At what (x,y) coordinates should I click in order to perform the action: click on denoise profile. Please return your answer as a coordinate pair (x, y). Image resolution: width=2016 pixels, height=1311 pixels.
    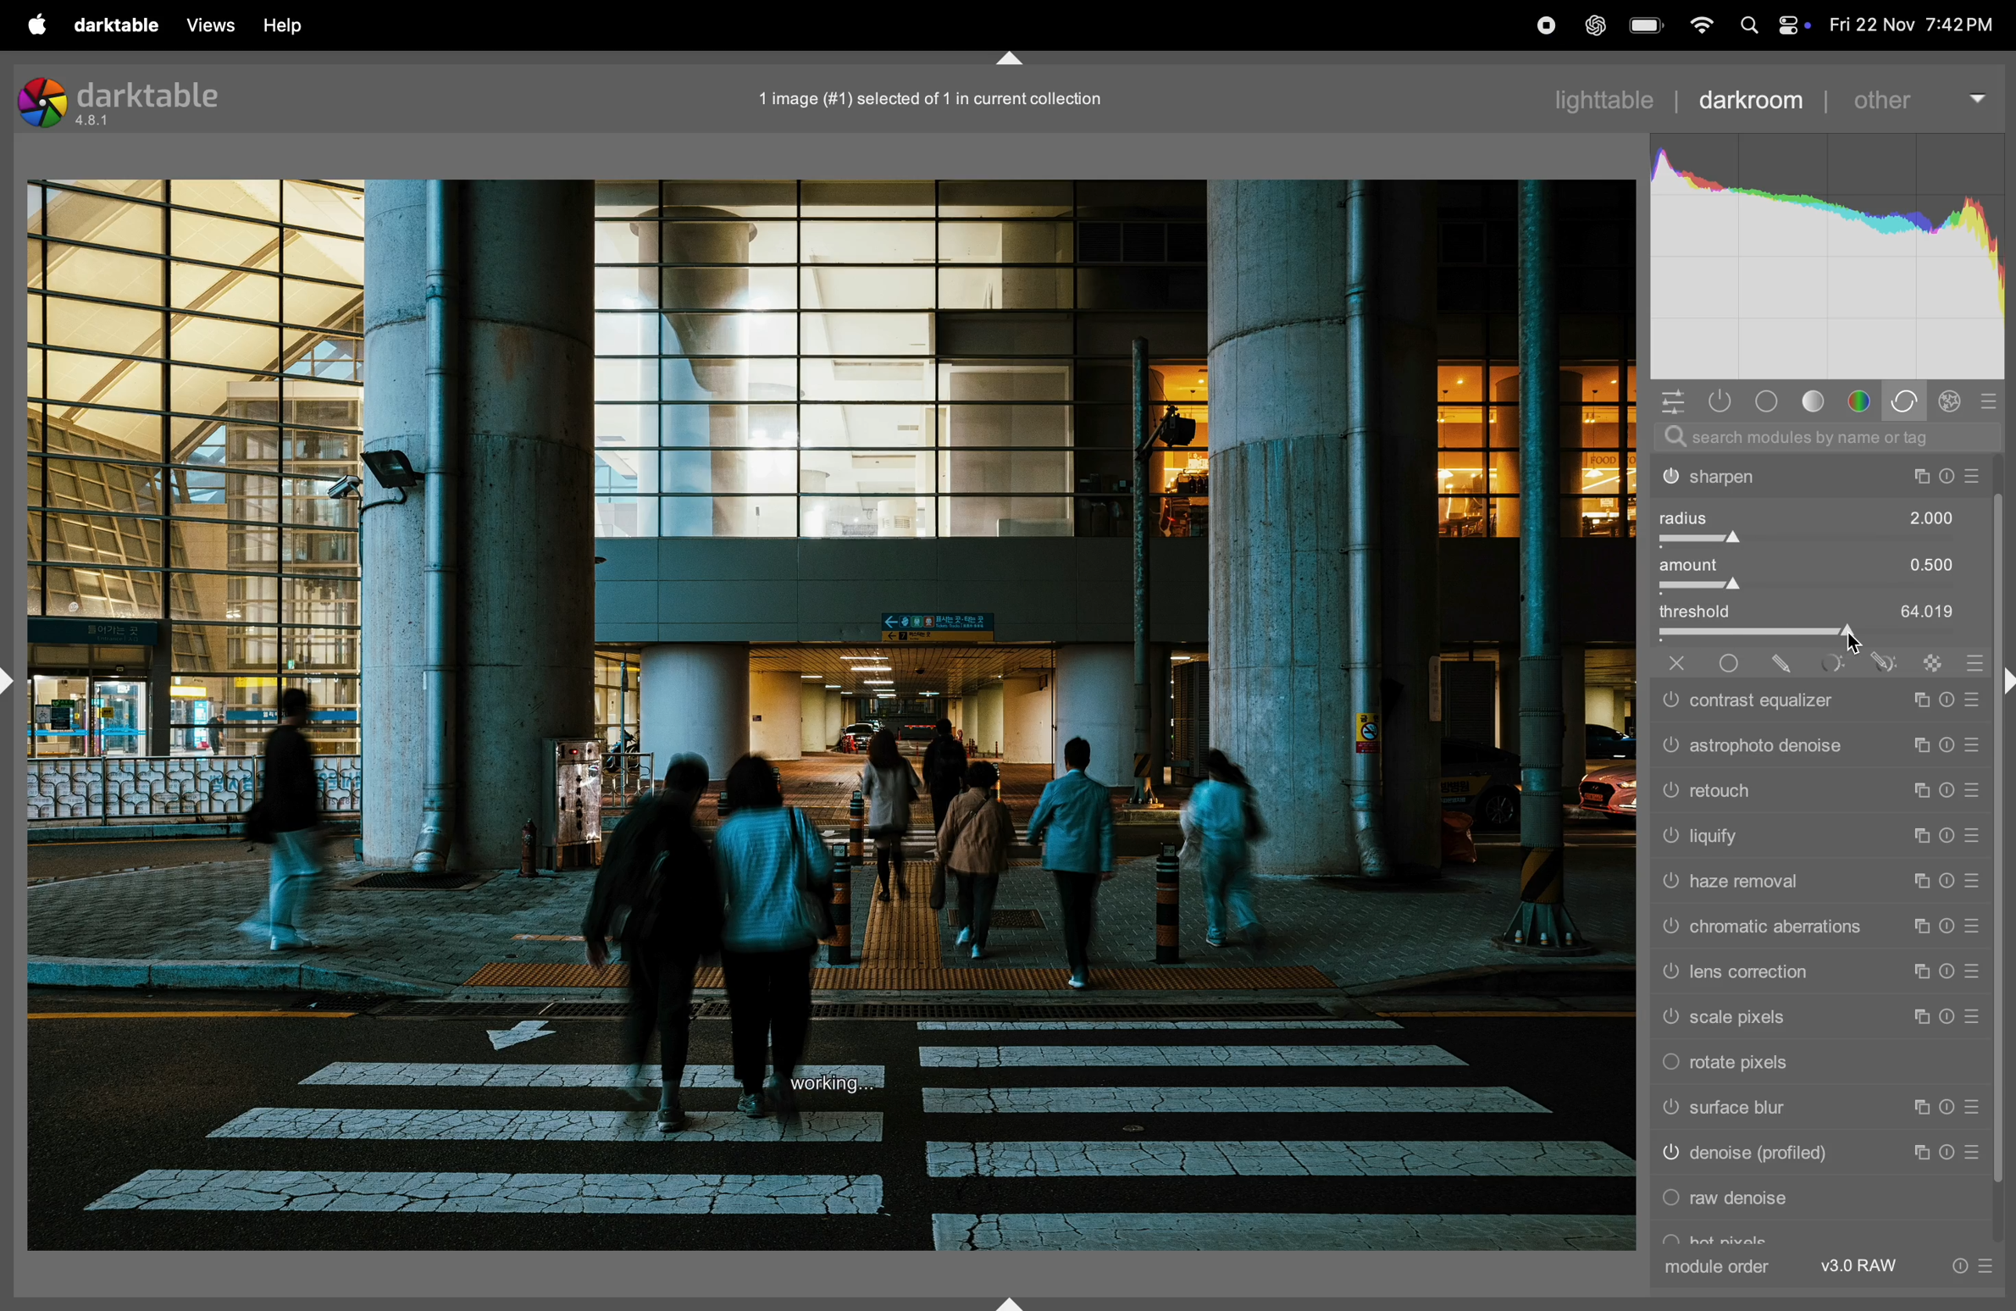
    Looking at the image, I should click on (1815, 1158).